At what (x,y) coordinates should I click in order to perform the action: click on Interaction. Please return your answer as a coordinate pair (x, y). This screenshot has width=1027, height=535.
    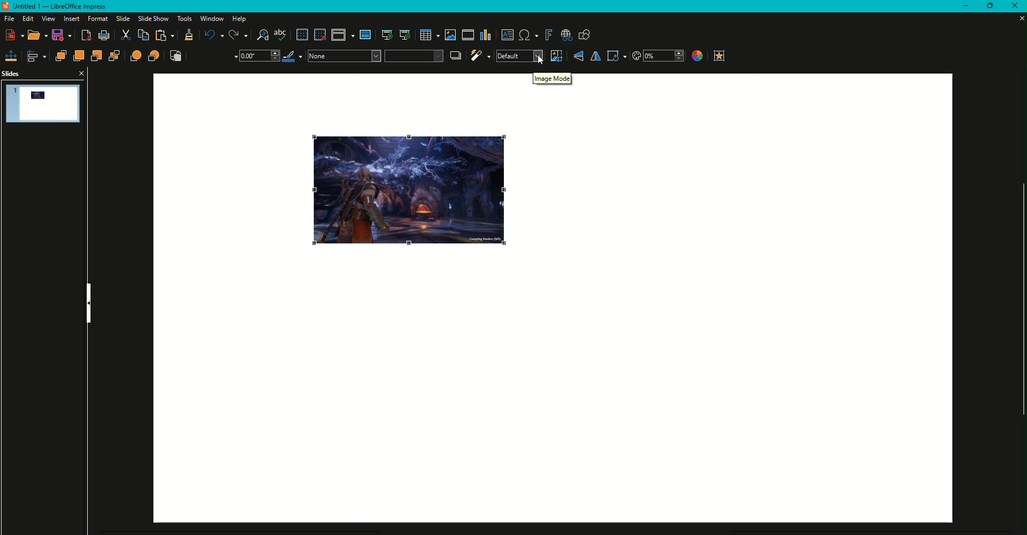
    Looking at the image, I should click on (720, 56).